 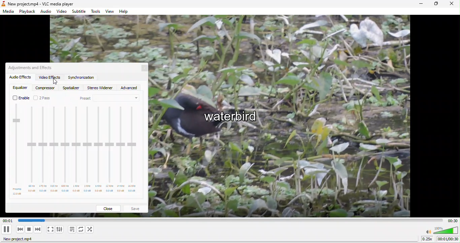 I want to click on minimize, so click(x=418, y=4).